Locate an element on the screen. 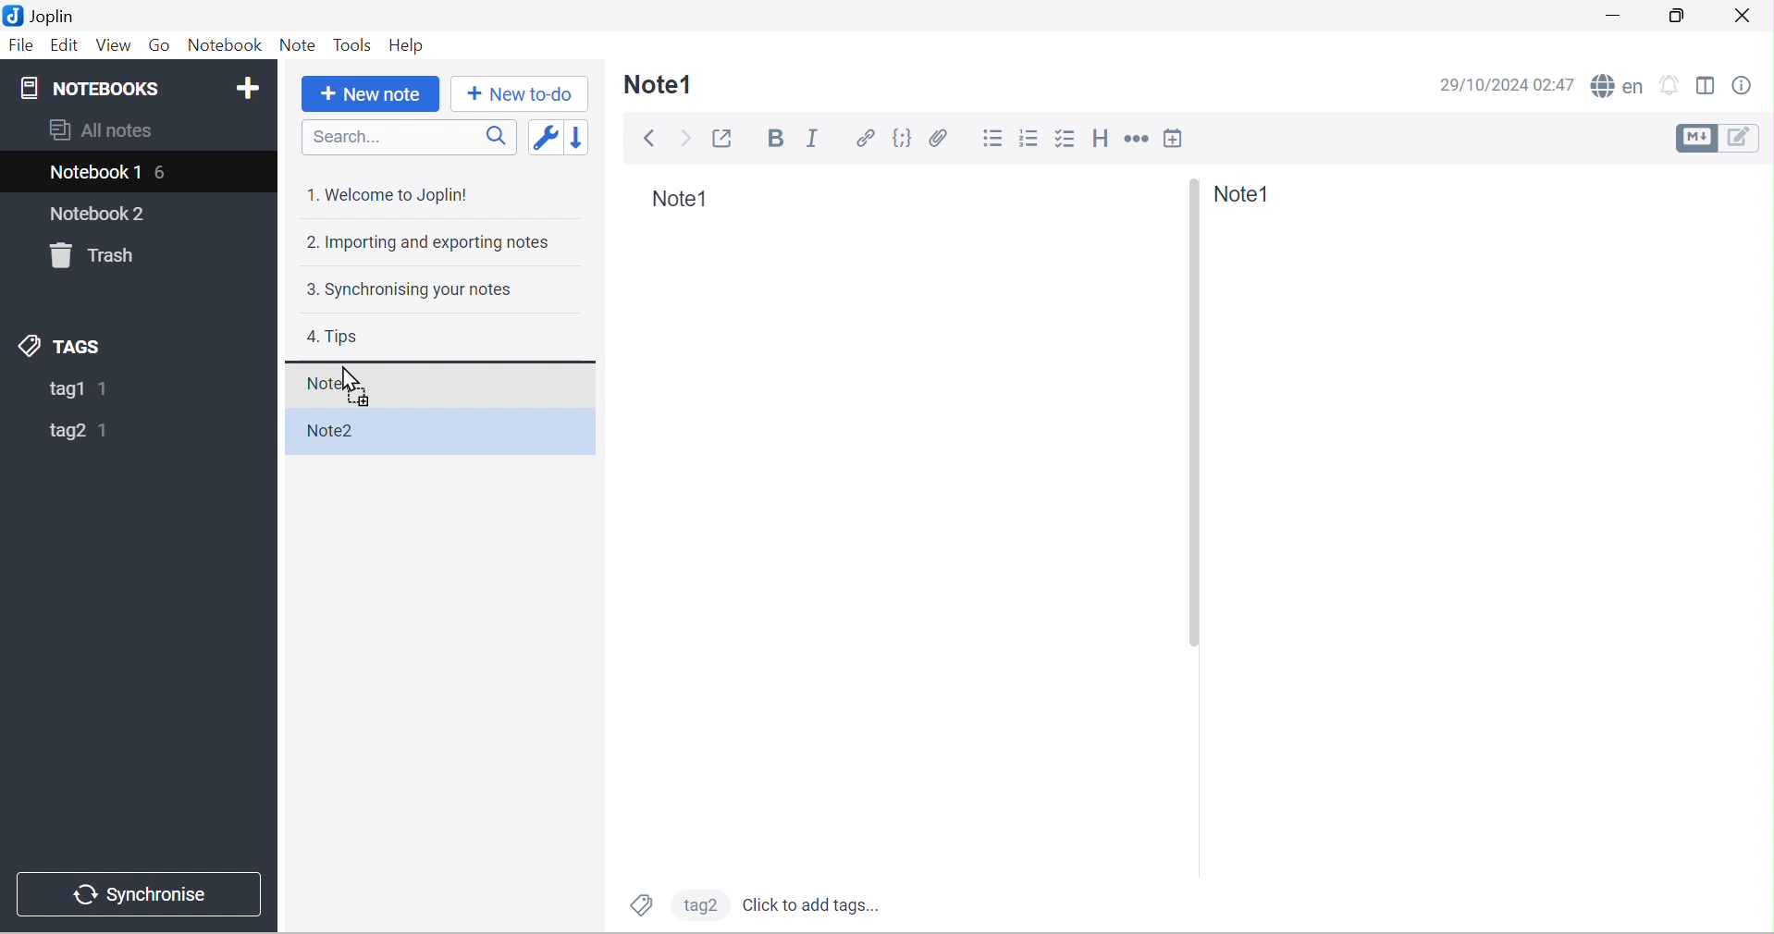 This screenshot has height=934, width=1774. Toggle sort order field: updated date -> created date is located at coordinates (546, 137).